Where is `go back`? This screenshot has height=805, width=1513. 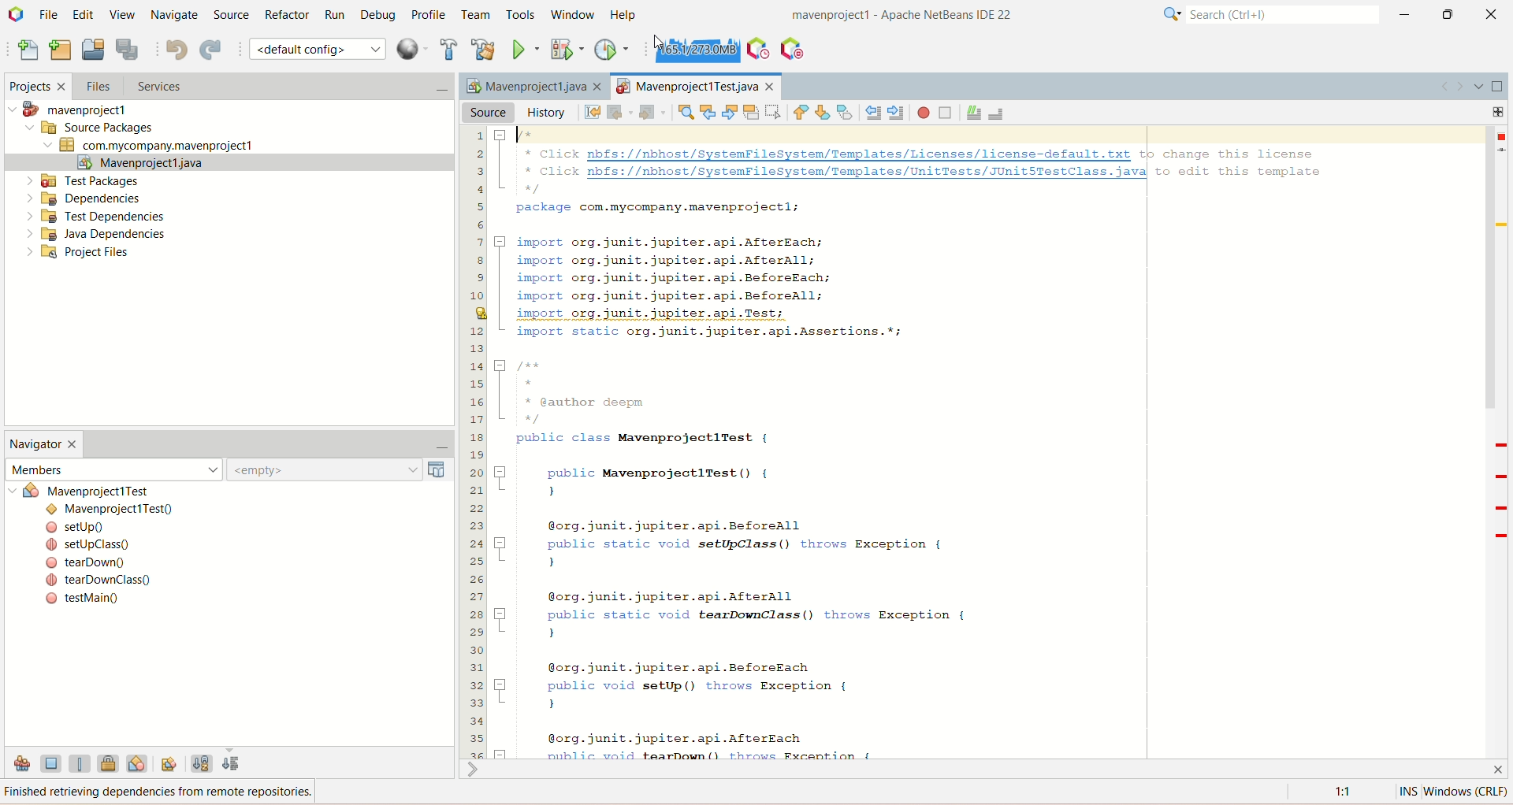 go back is located at coordinates (1440, 86).